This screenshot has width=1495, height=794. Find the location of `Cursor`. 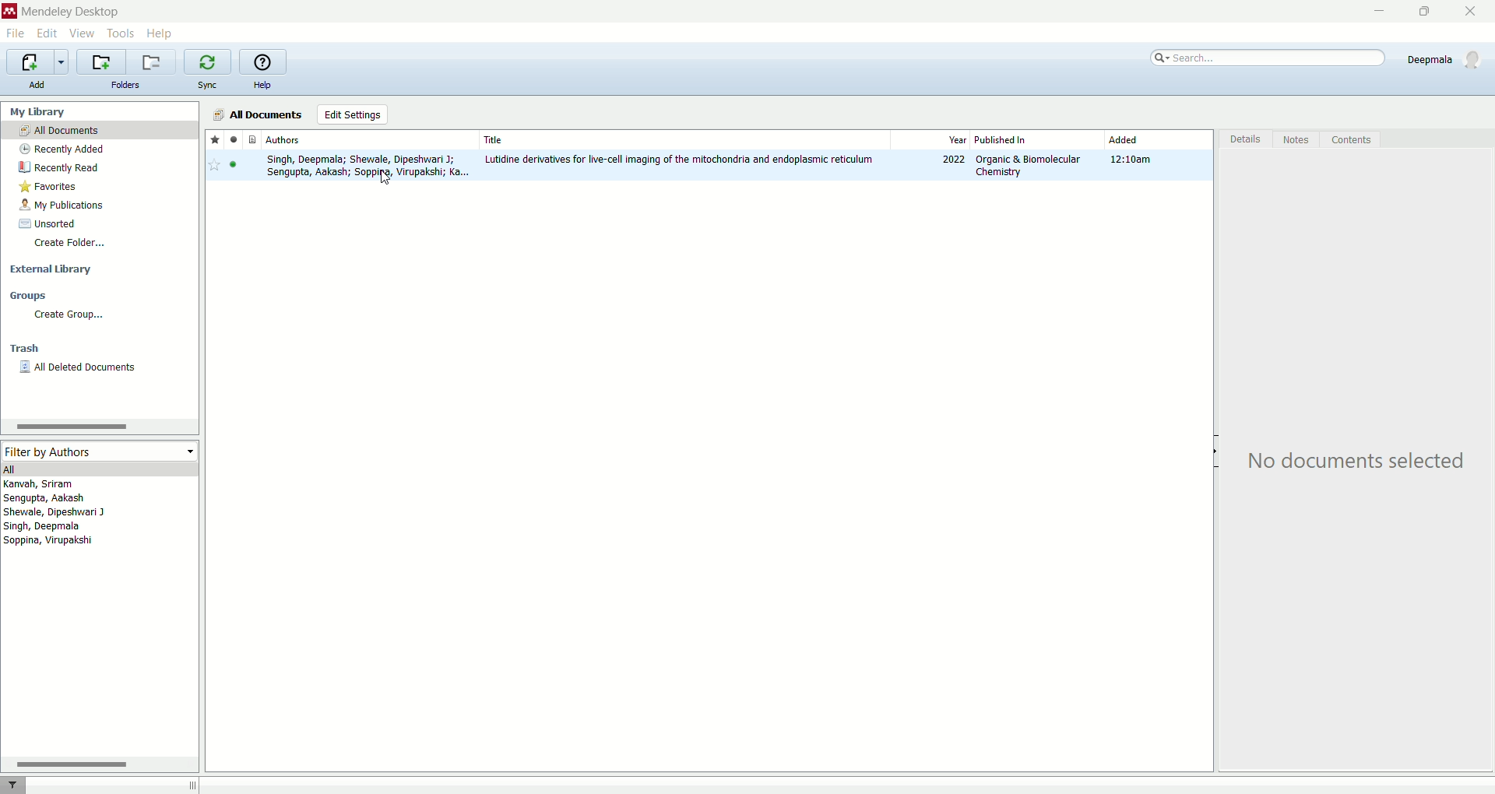

Cursor is located at coordinates (385, 181).